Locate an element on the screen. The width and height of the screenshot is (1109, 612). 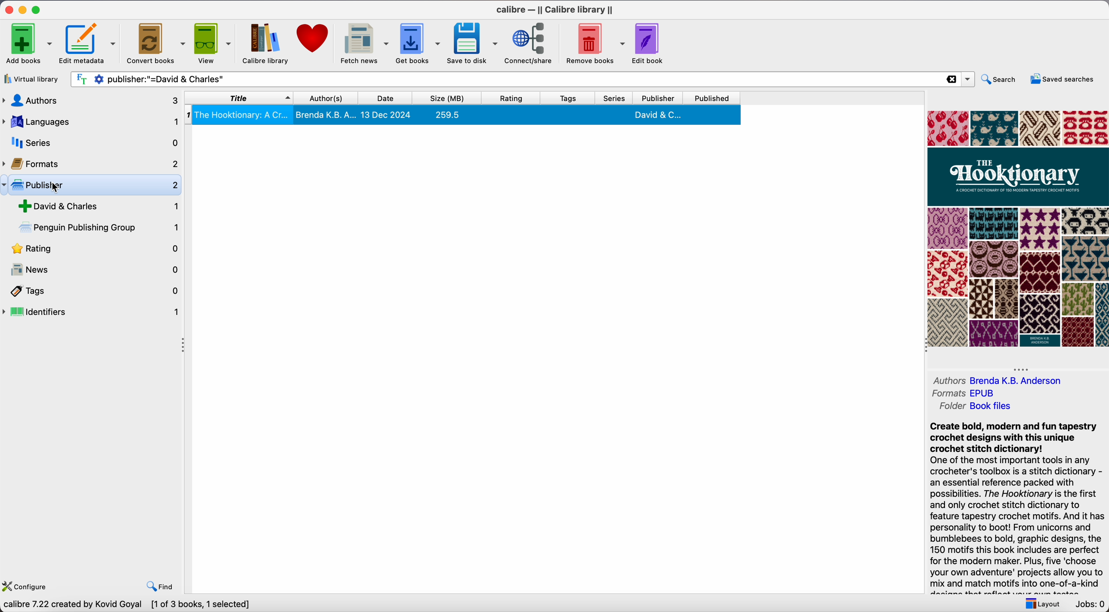
maximize is located at coordinates (38, 9).